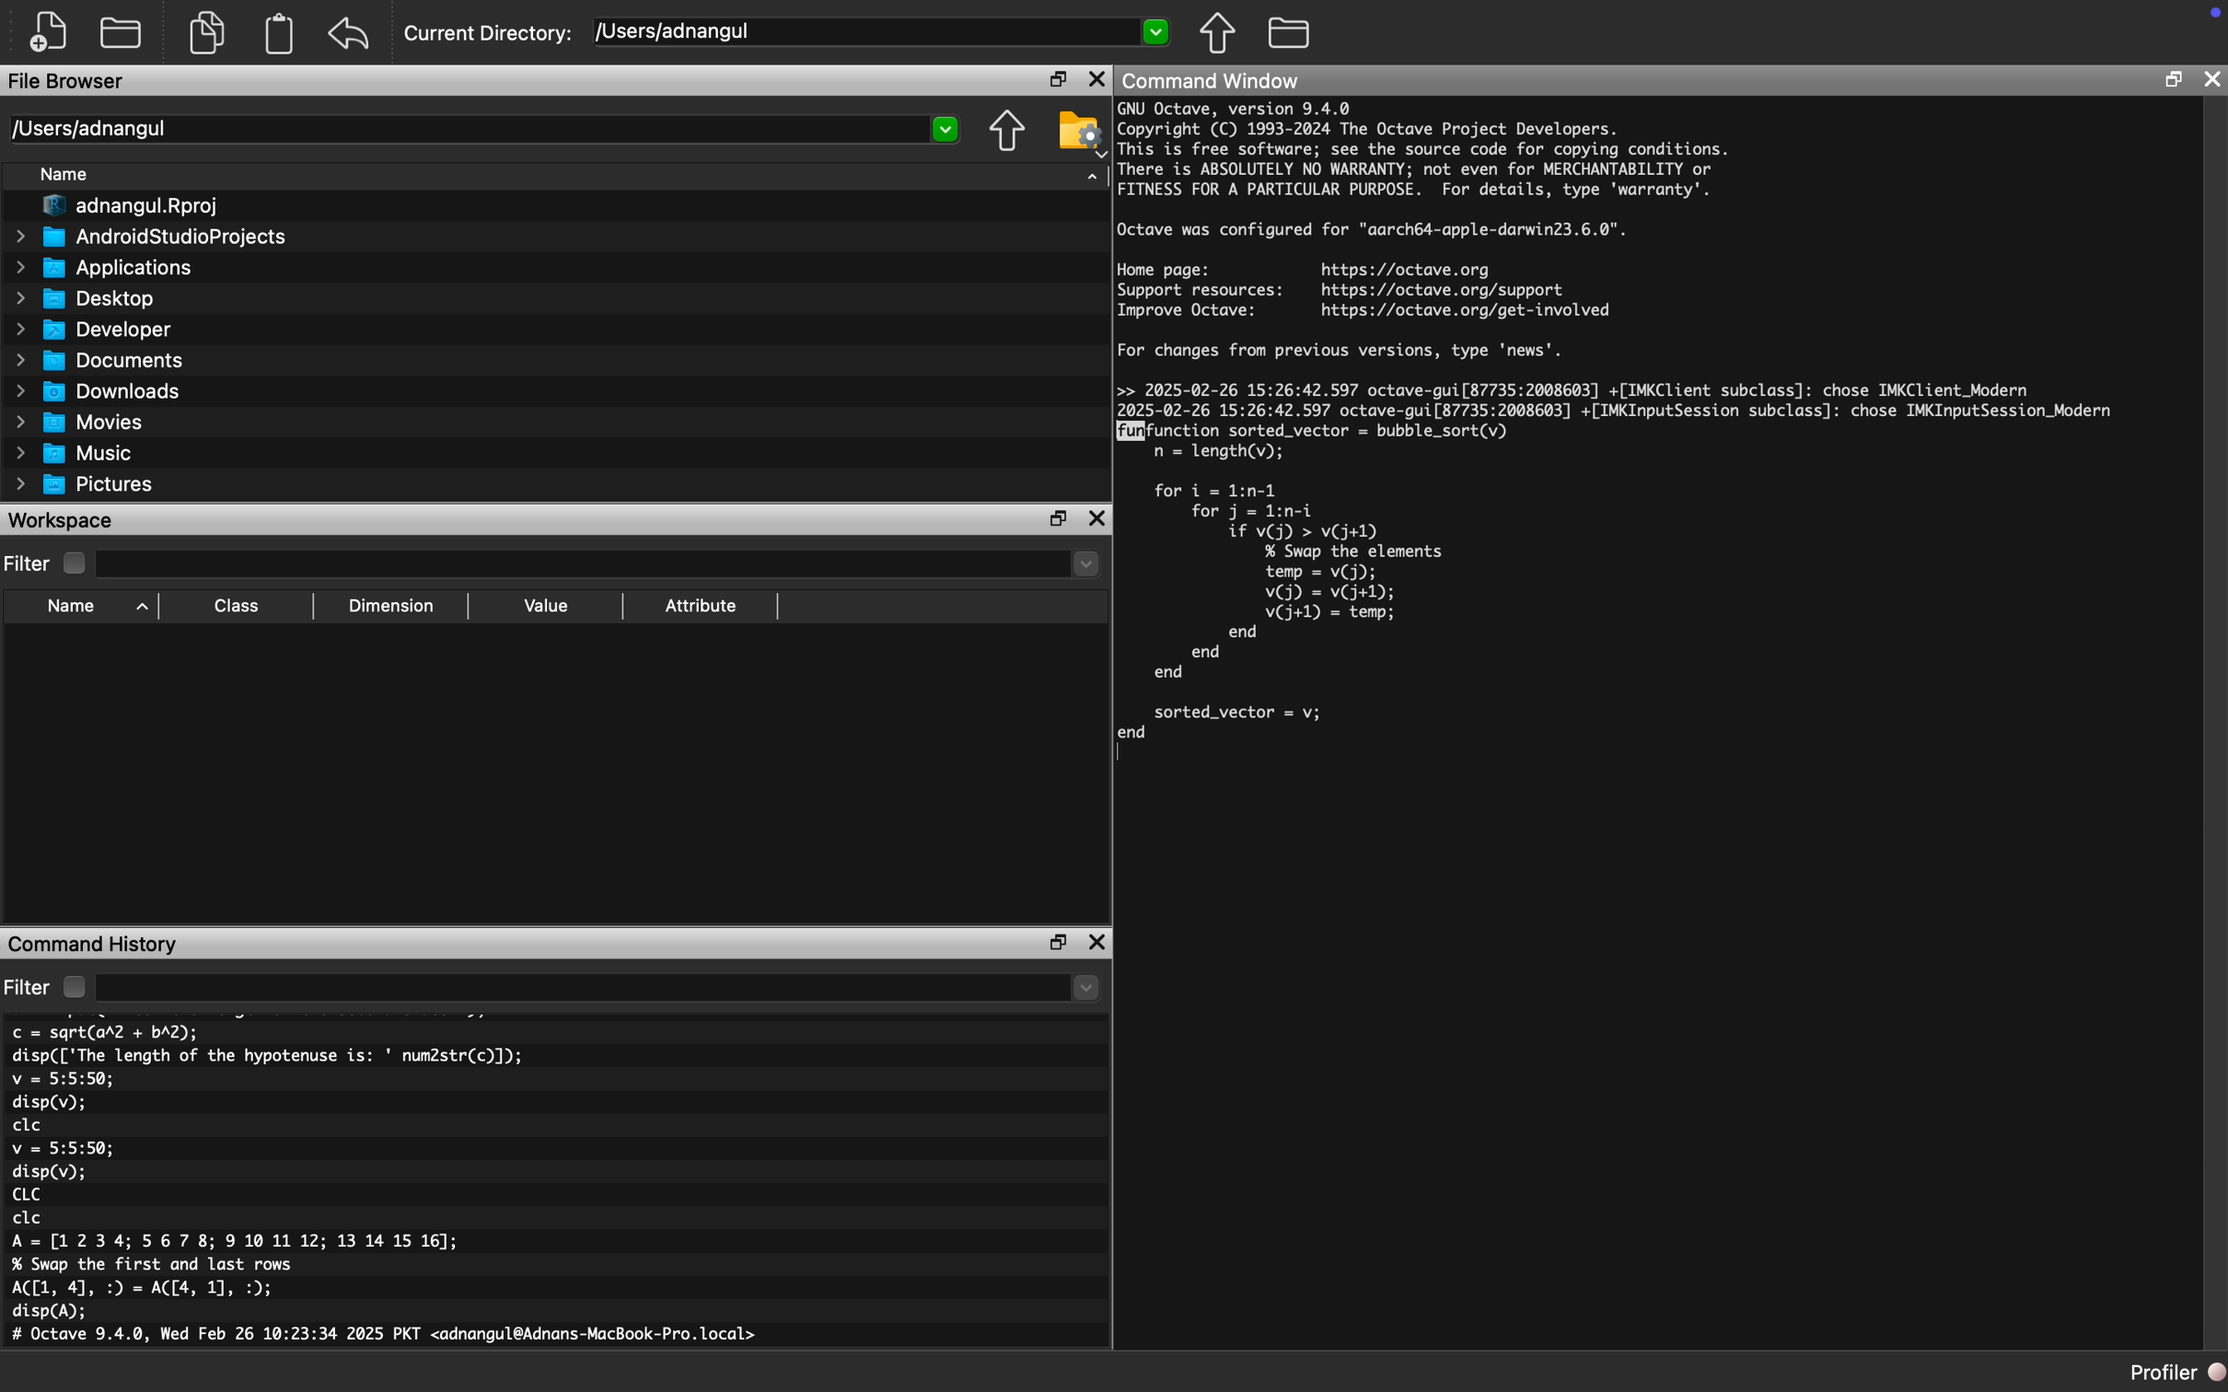 Image resolution: width=2228 pixels, height=1392 pixels. What do you see at coordinates (269, 1055) in the screenshot?
I see `disp(['The length of the hypotenuse is: ' num2str(c)]);` at bounding box center [269, 1055].